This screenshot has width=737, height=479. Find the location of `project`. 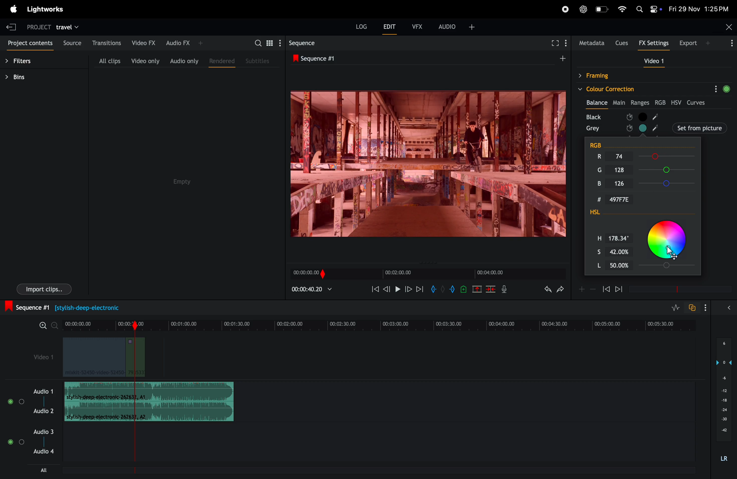

project is located at coordinates (37, 27).